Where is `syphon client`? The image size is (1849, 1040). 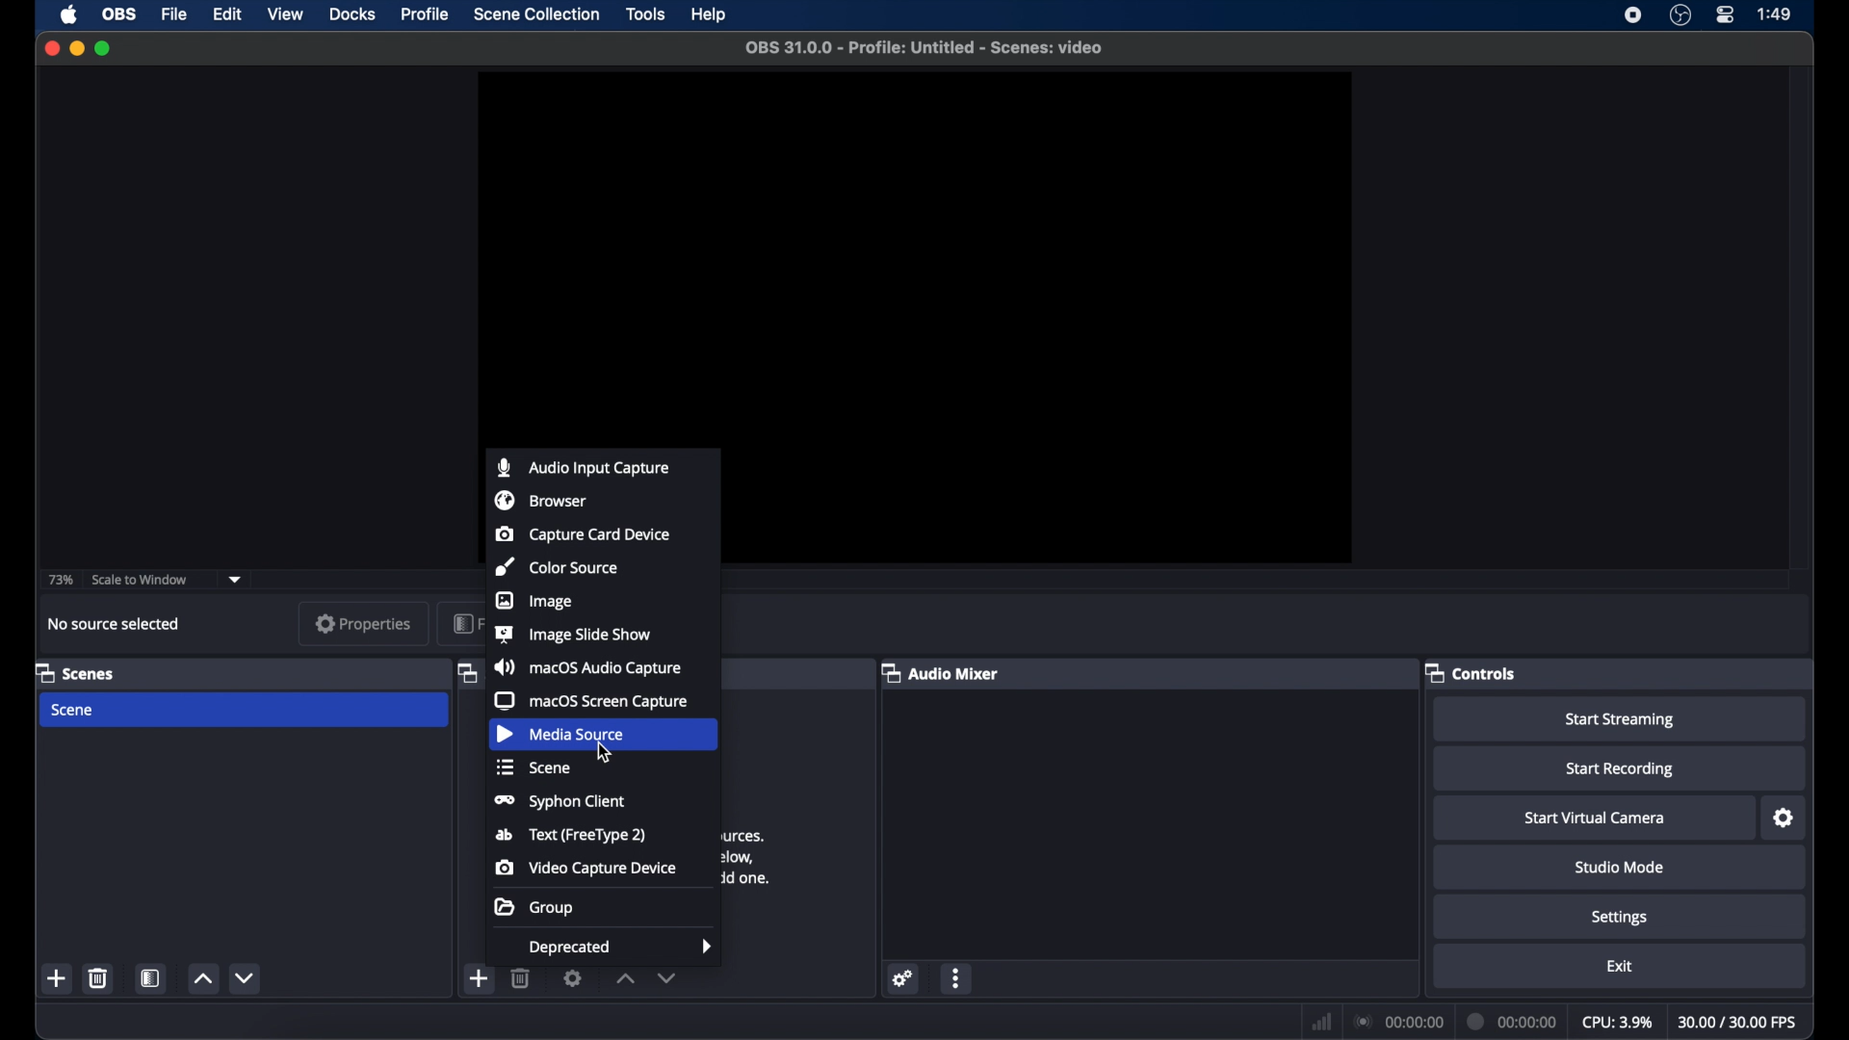 syphon client is located at coordinates (559, 802).